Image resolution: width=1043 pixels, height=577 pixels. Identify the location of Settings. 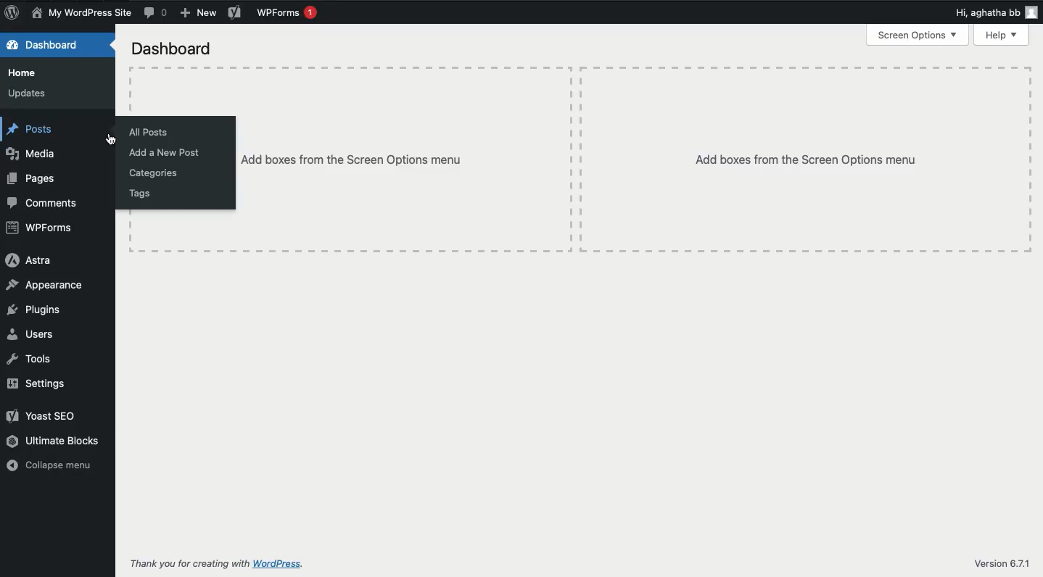
(43, 386).